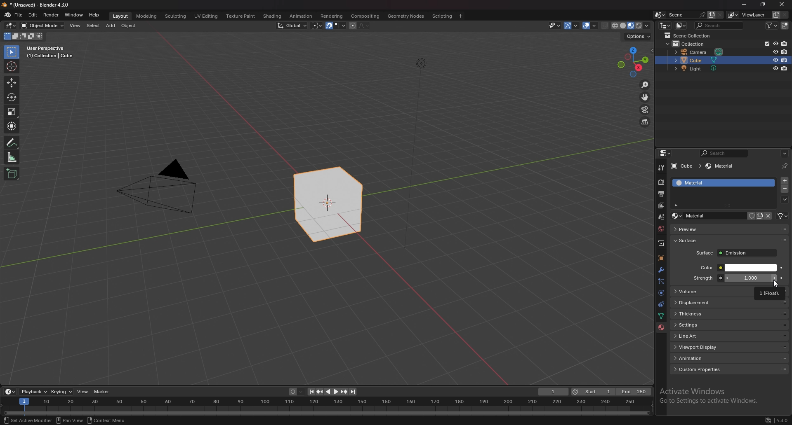 The height and width of the screenshot is (425, 792). I want to click on animation, so click(730, 358).